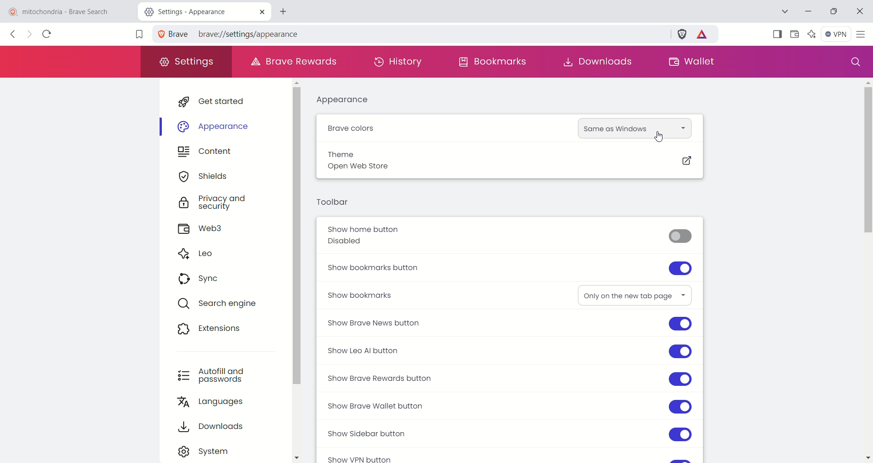 Image resolution: width=873 pixels, height=463 pixels. Describe the element at coordinates (299, 236) in the screenshot. I see `vertical scroll bar` at that location.